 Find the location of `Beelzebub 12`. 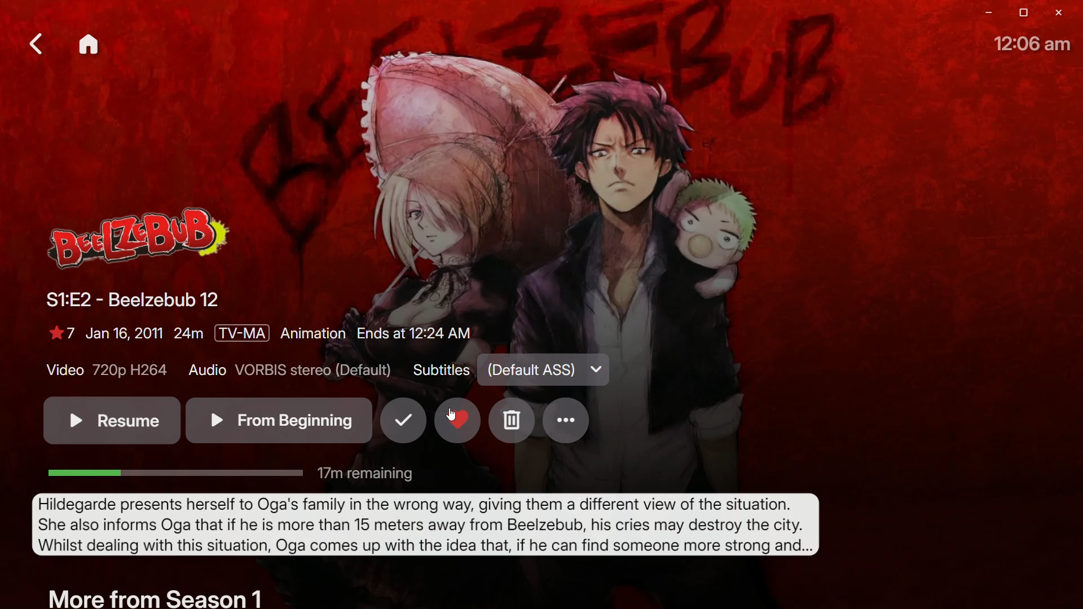

Beelzebub 12 is located at coordinates (130, 303).